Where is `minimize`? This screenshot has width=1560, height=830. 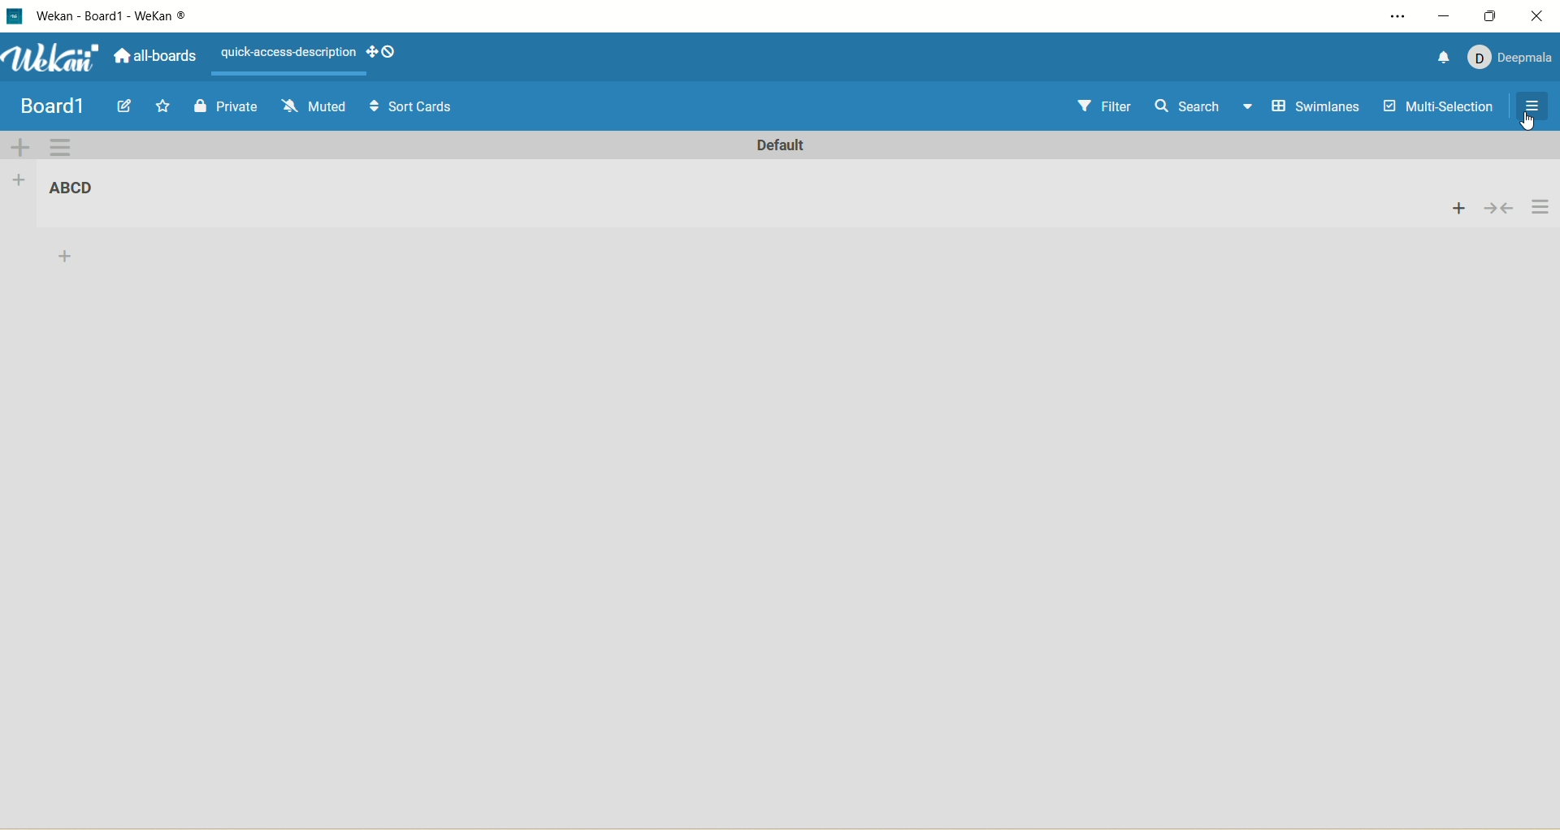 minimize is located at coordinates (1441, 15).